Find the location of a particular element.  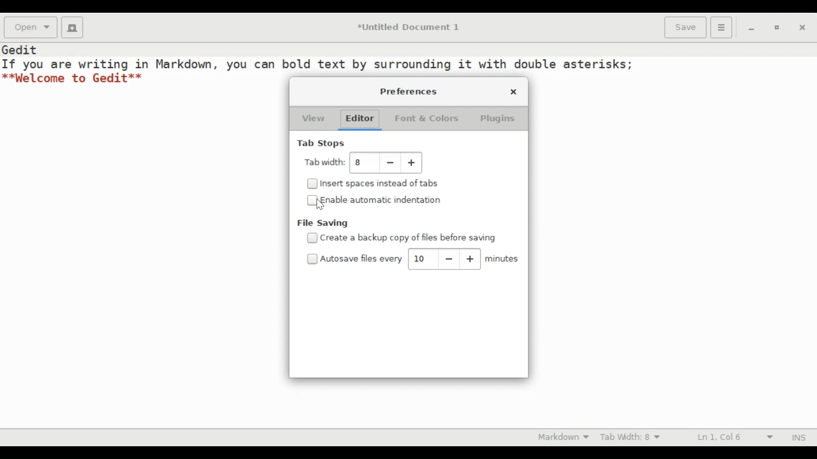

Save is located at coordinates (686, 28).